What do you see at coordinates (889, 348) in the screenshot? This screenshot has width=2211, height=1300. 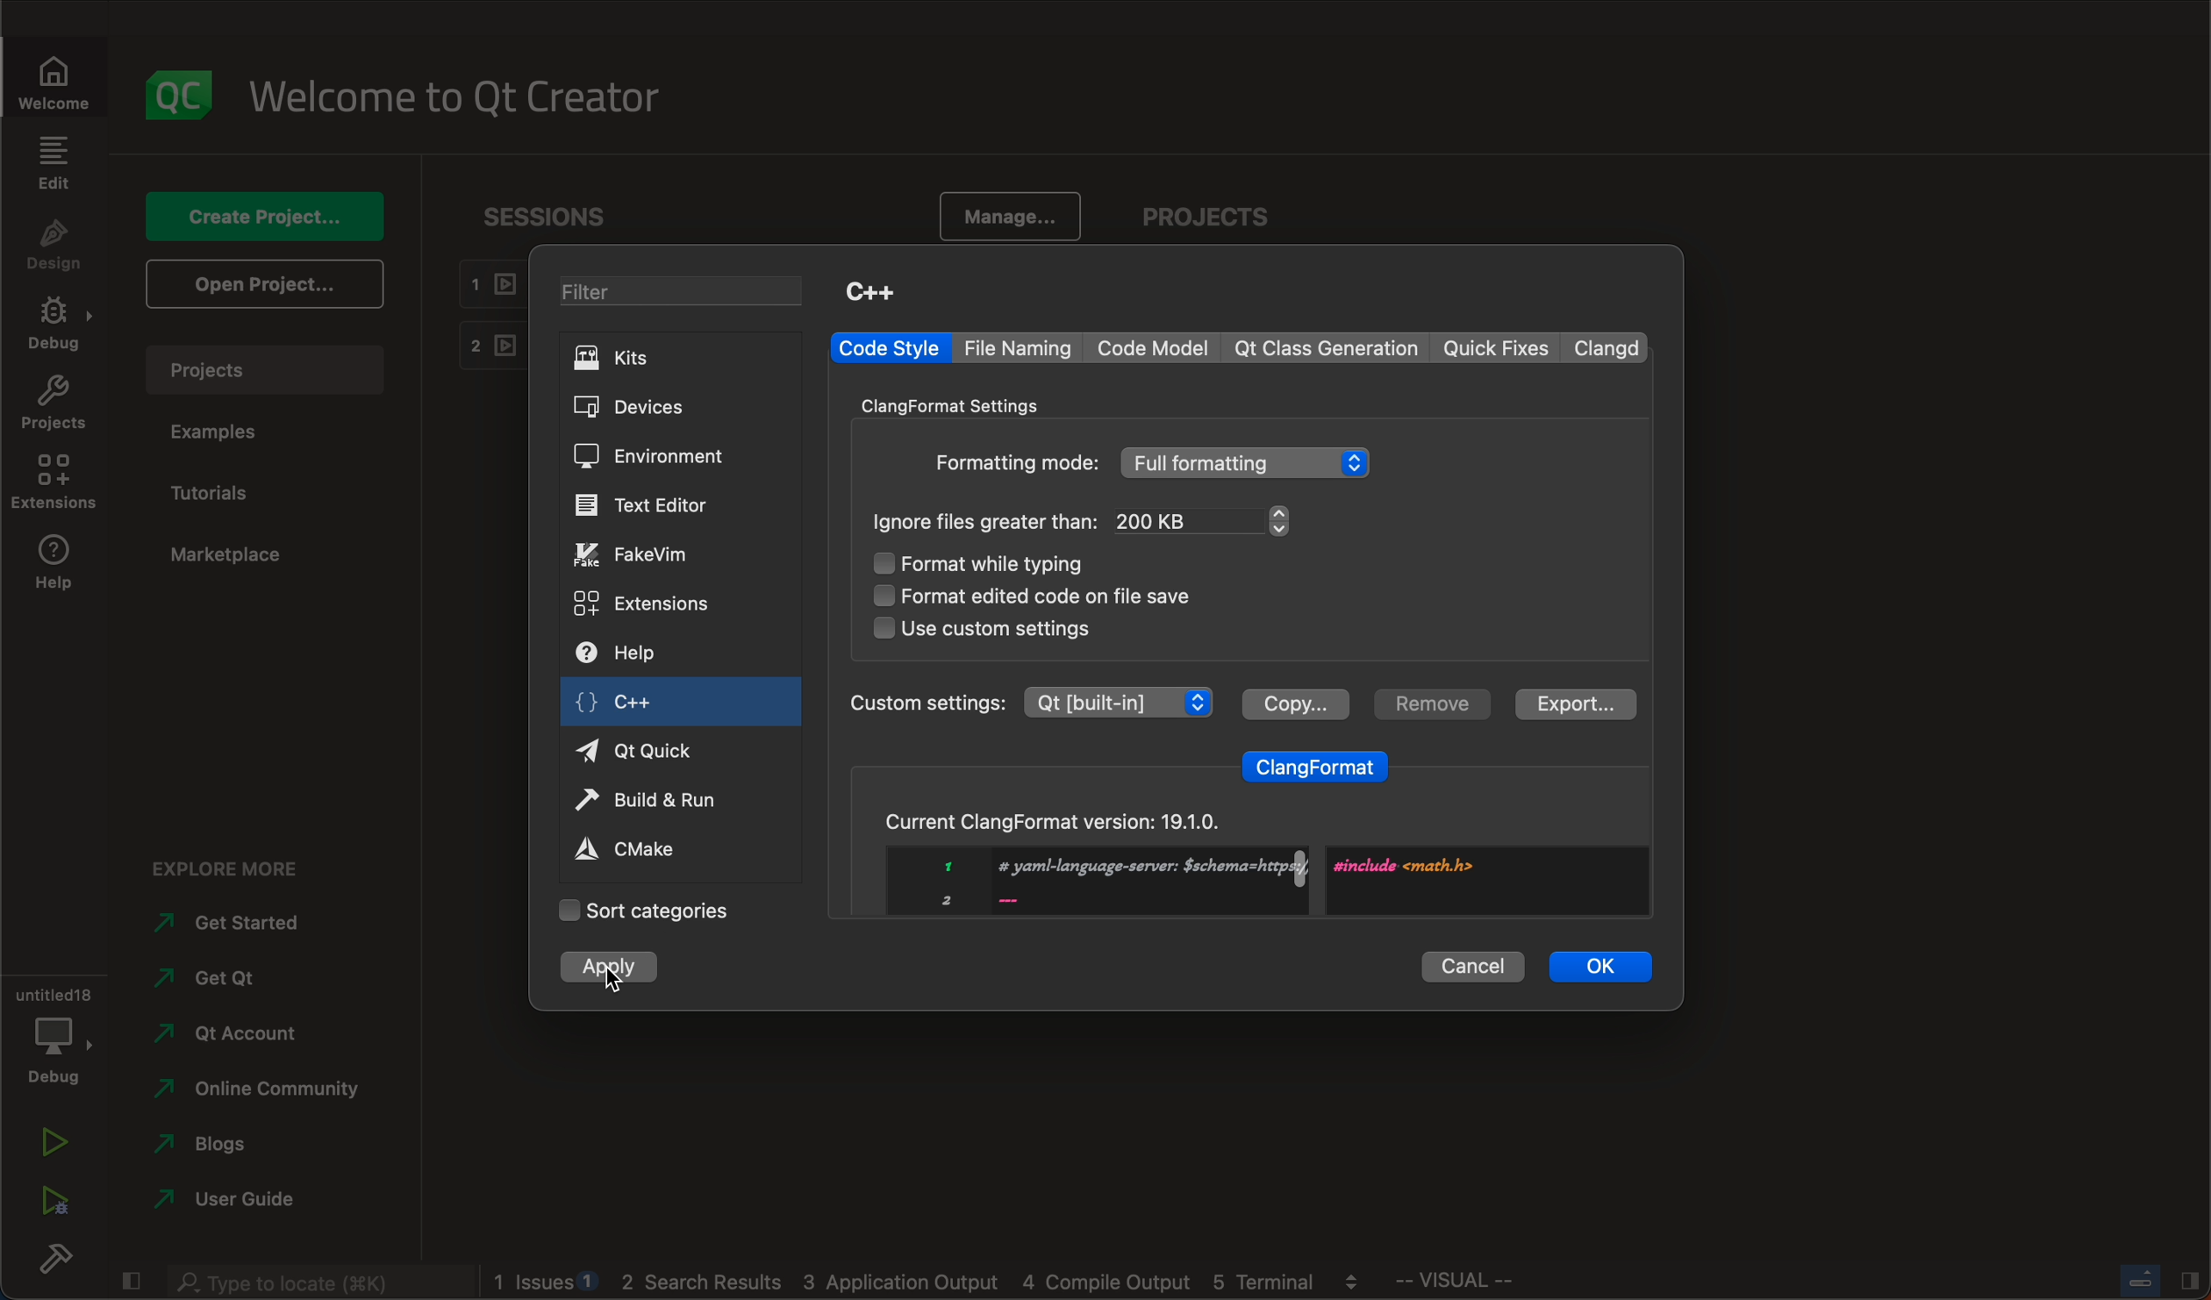 I see `style` at bounding box center [889, 348].